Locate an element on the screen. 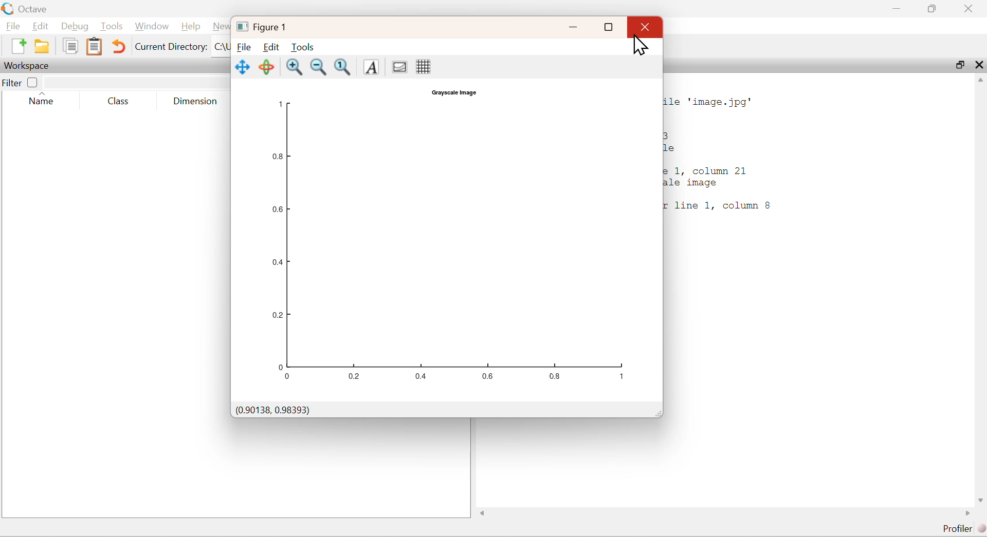  Close is located at coordinates (968, 8).